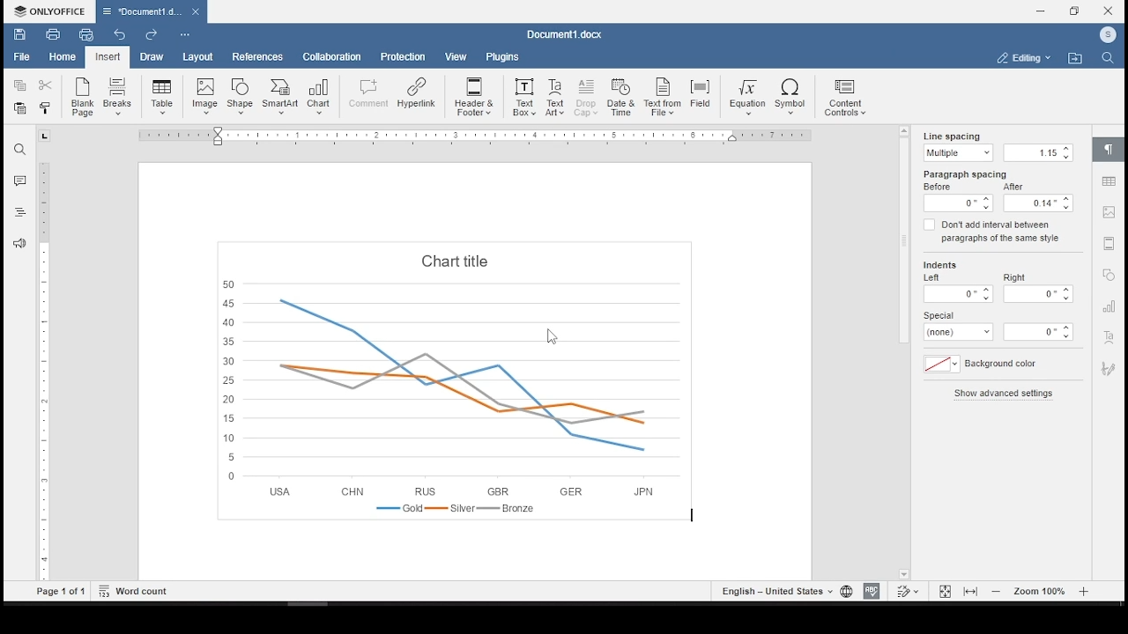 Image resolution: width=1128 pixels, height=634 pixels. Describe the element at coordinates (847, 98) in the screenshot. I see `content controls` at that location.